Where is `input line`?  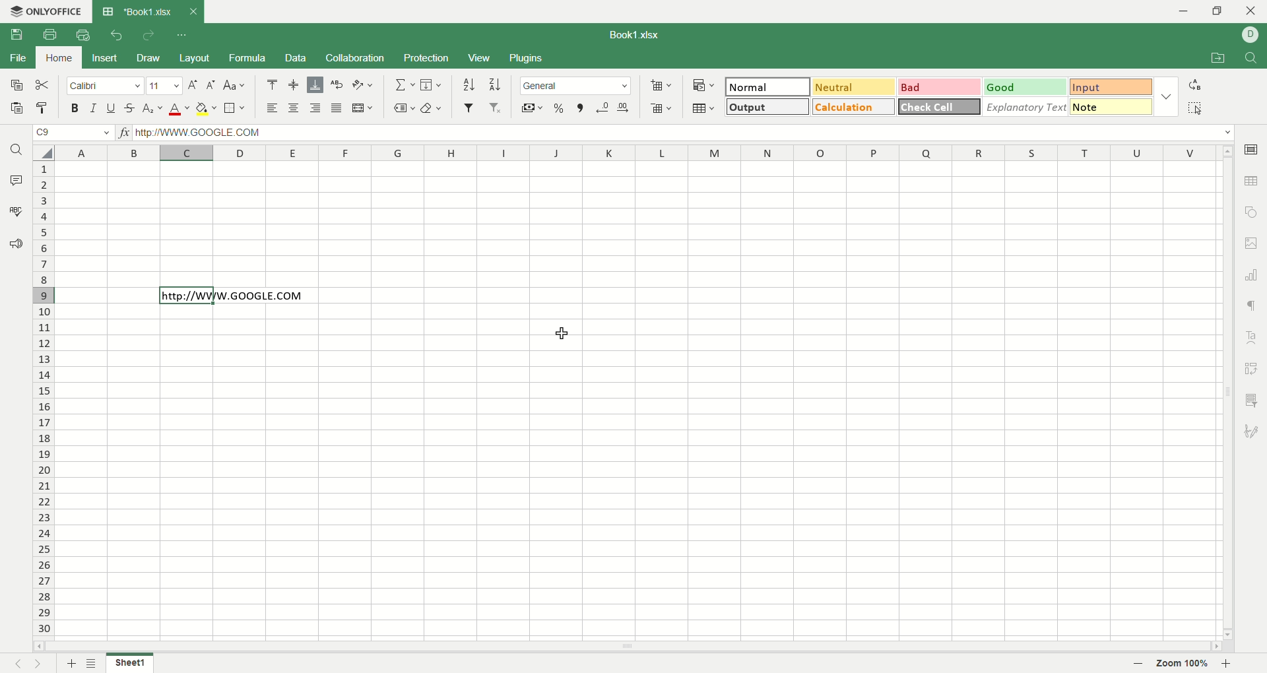 input line is located at coordinates (683, 133).